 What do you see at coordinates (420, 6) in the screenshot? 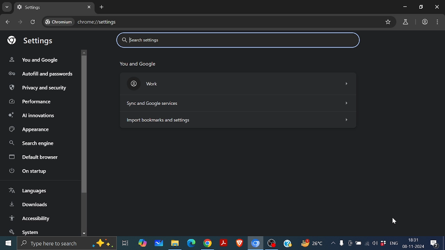
I see `` at bounding box center [420, 6].